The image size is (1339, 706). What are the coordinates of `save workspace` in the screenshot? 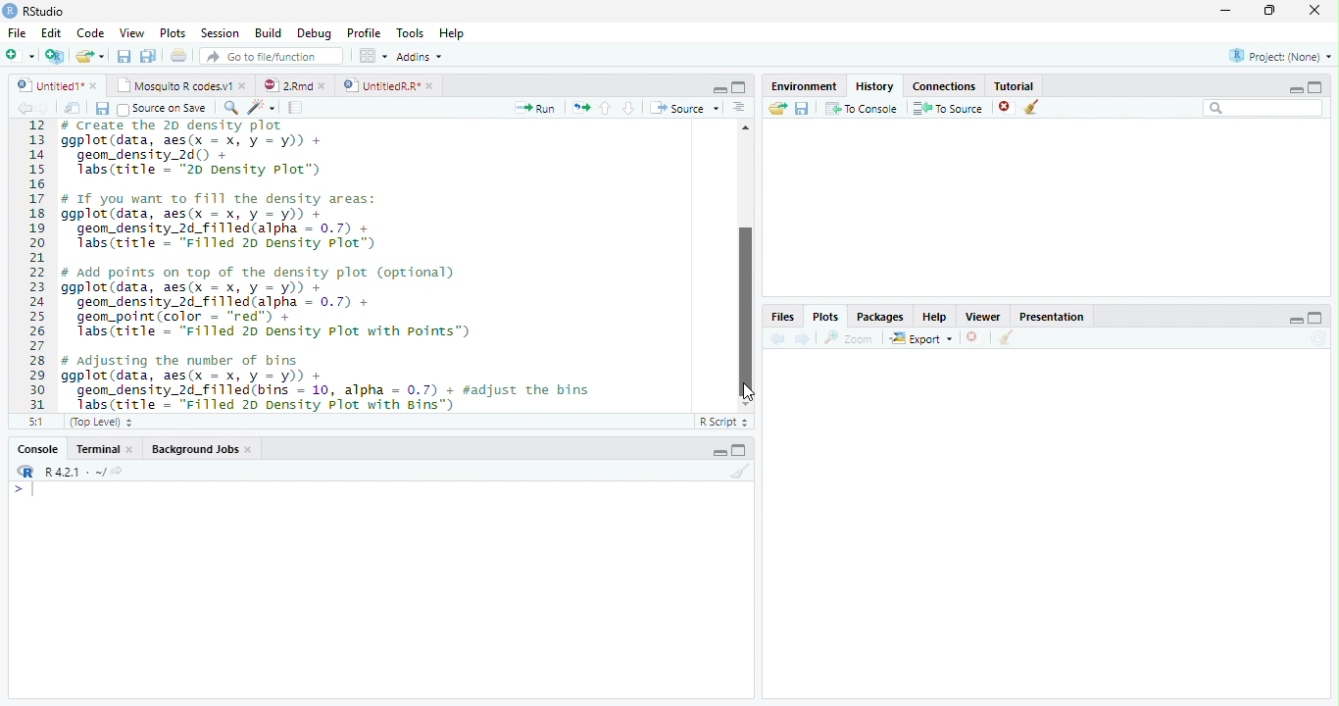 It's located at (804, 109).